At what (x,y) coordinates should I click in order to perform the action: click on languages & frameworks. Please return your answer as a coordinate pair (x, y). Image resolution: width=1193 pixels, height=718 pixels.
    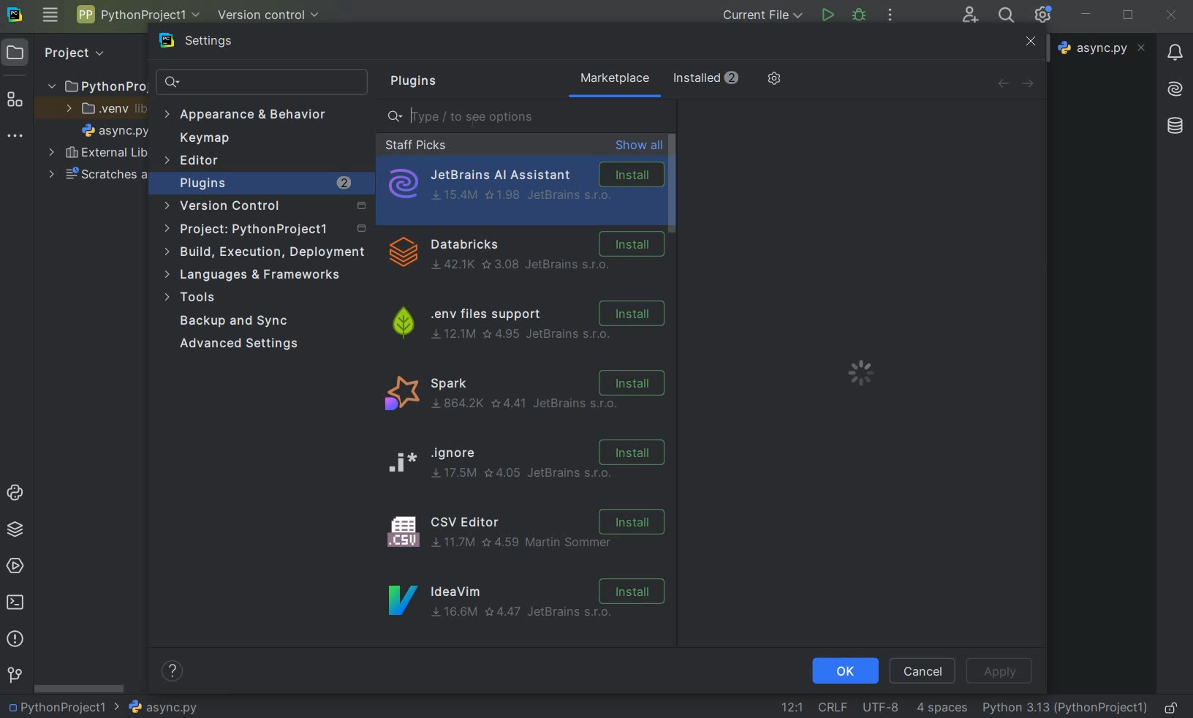
    Looking at the image, I should click on (260, 274).